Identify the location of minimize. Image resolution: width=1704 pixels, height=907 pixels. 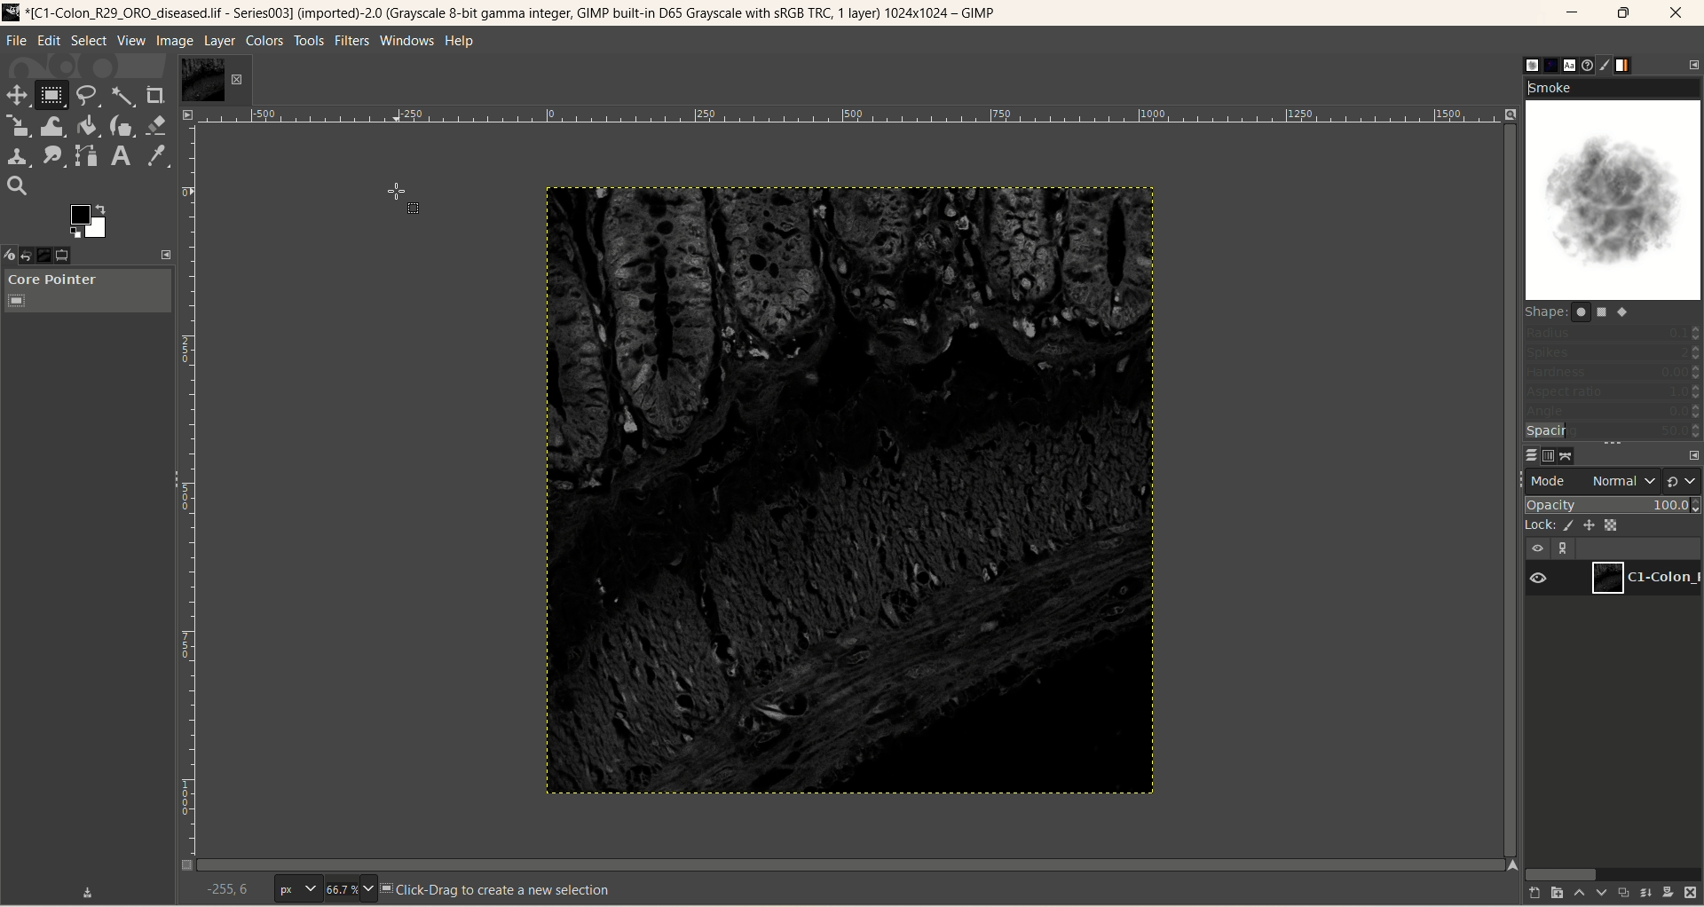
(1574, 12).